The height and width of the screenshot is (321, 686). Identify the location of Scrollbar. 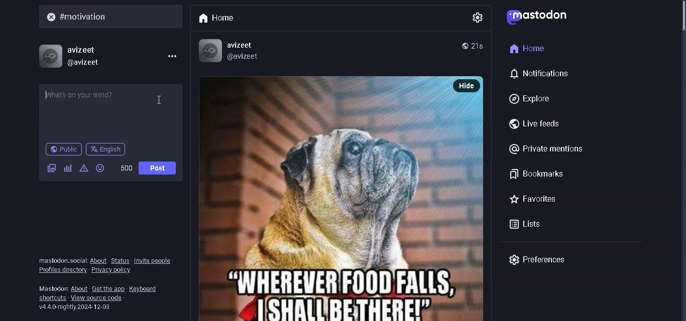
(679, 48).